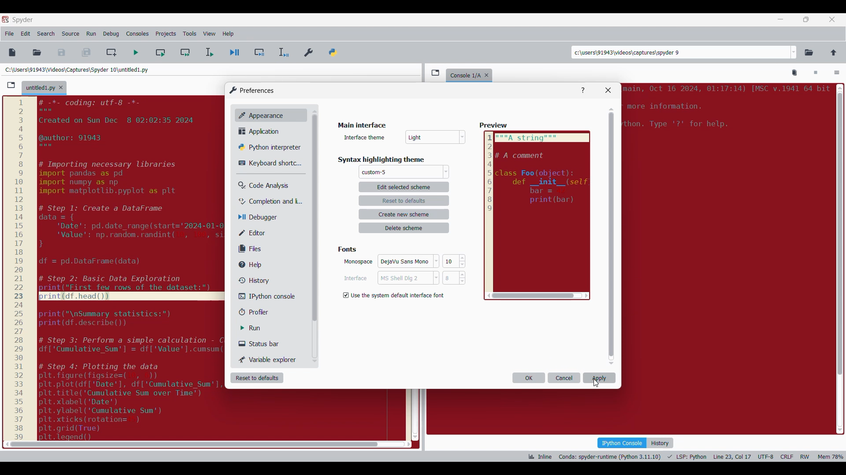 This screenshot has height=475, width=846. Describe the element at coordinates (262, 343) in the screenshot. I see `Status bar` at that location.